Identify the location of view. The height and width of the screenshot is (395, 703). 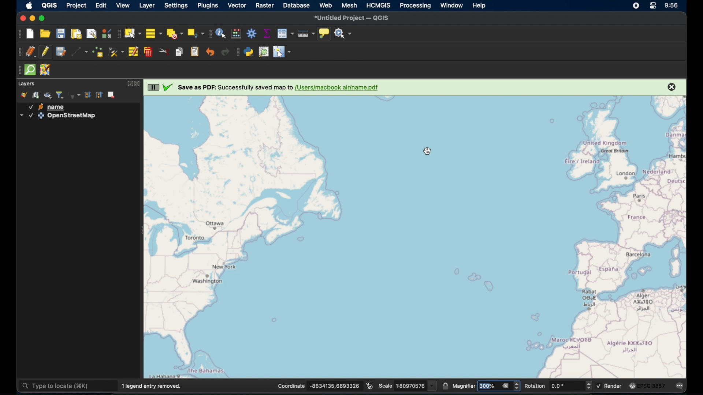
(122, 5).